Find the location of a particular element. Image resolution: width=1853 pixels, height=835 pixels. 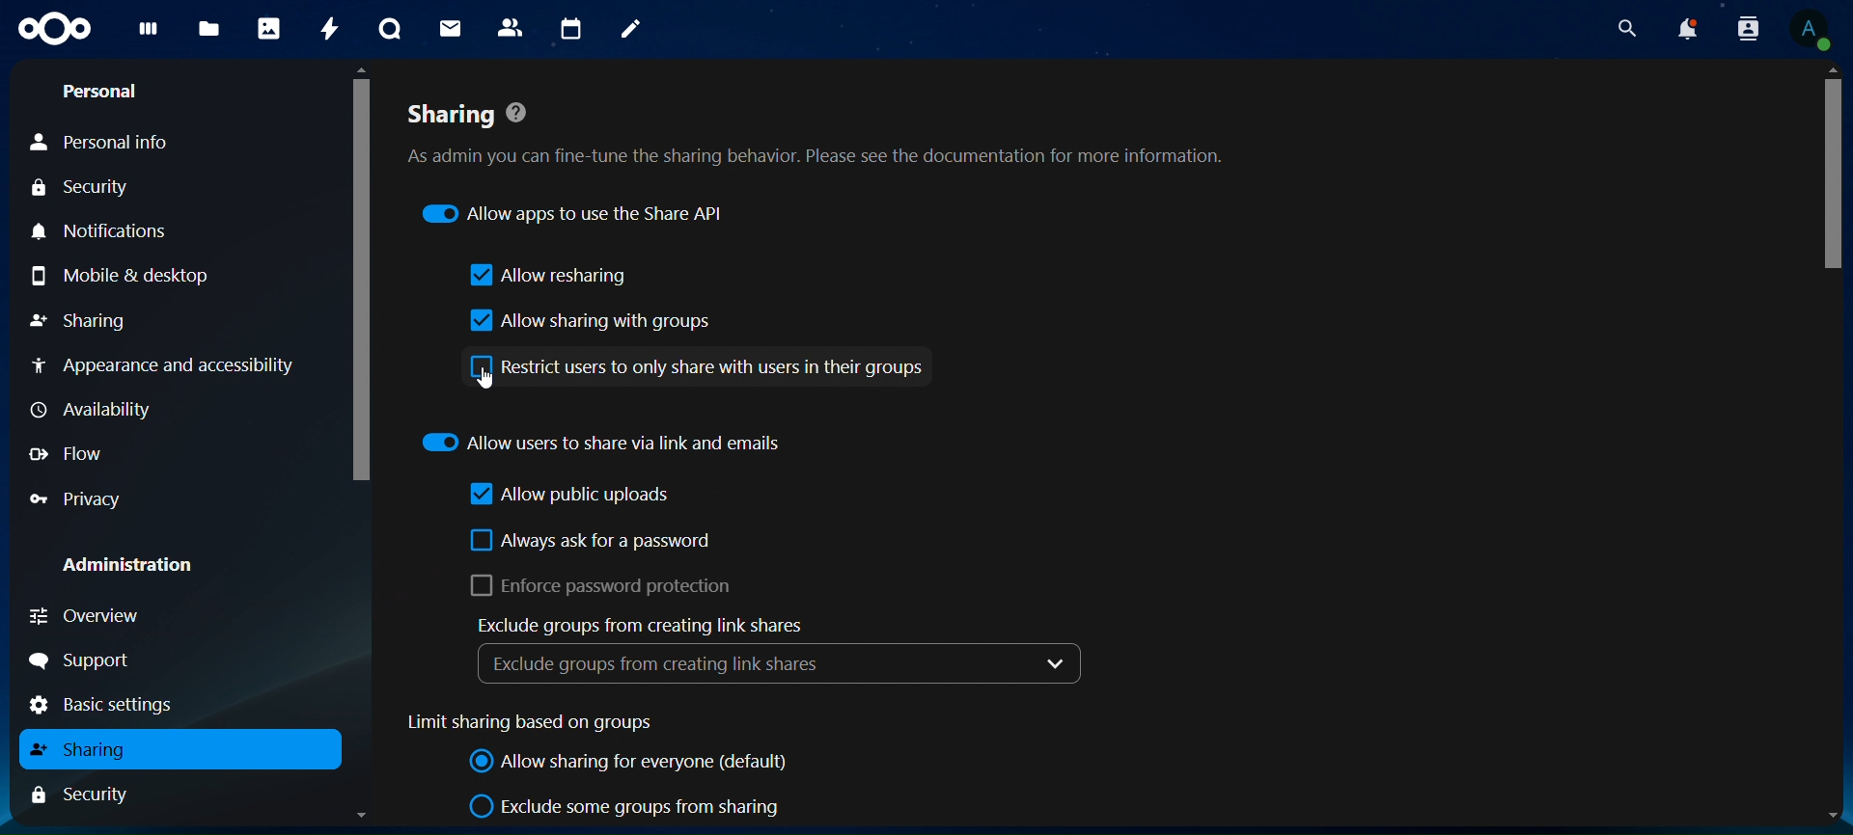

dashboard is located at coordinates (147, 32).